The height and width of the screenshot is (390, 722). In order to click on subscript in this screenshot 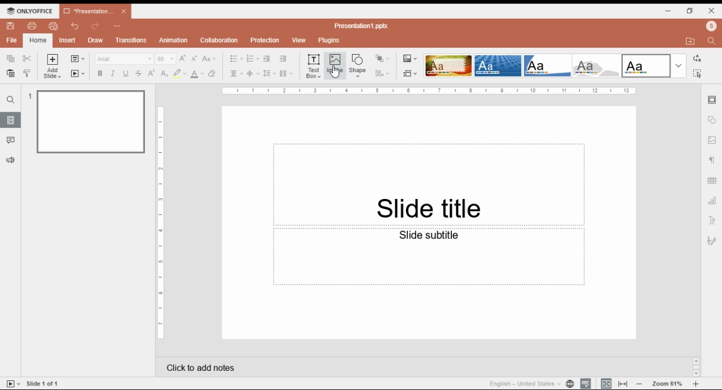, I will do `click(164, 74)`.